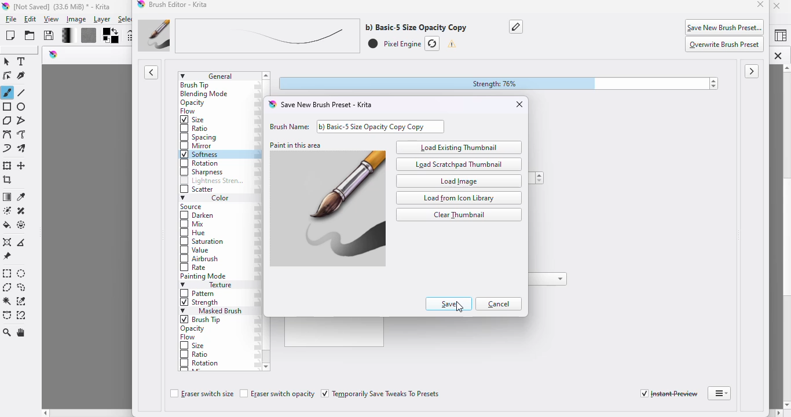 The width and height of the screenshot is (791, 417). I want to click on text tool, so click(23, 61).